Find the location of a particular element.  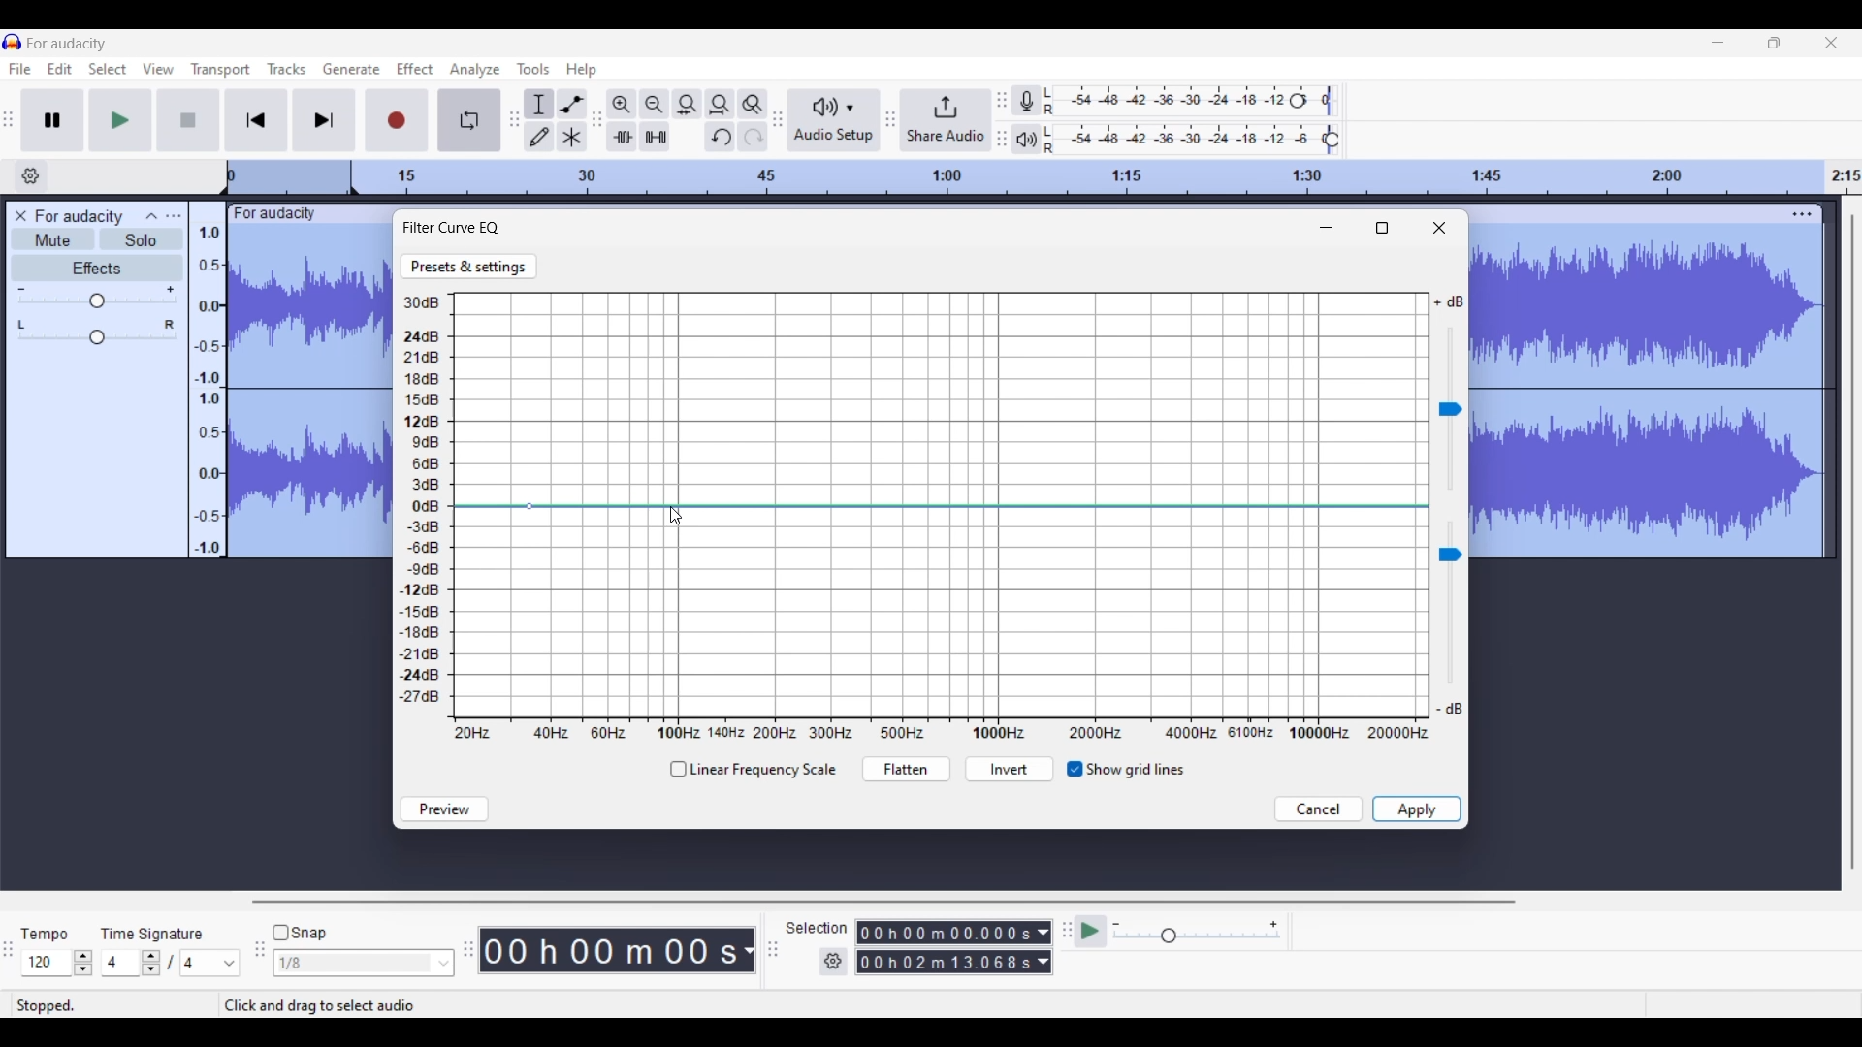

Status of current recording is located at coordinates (112, 1006).